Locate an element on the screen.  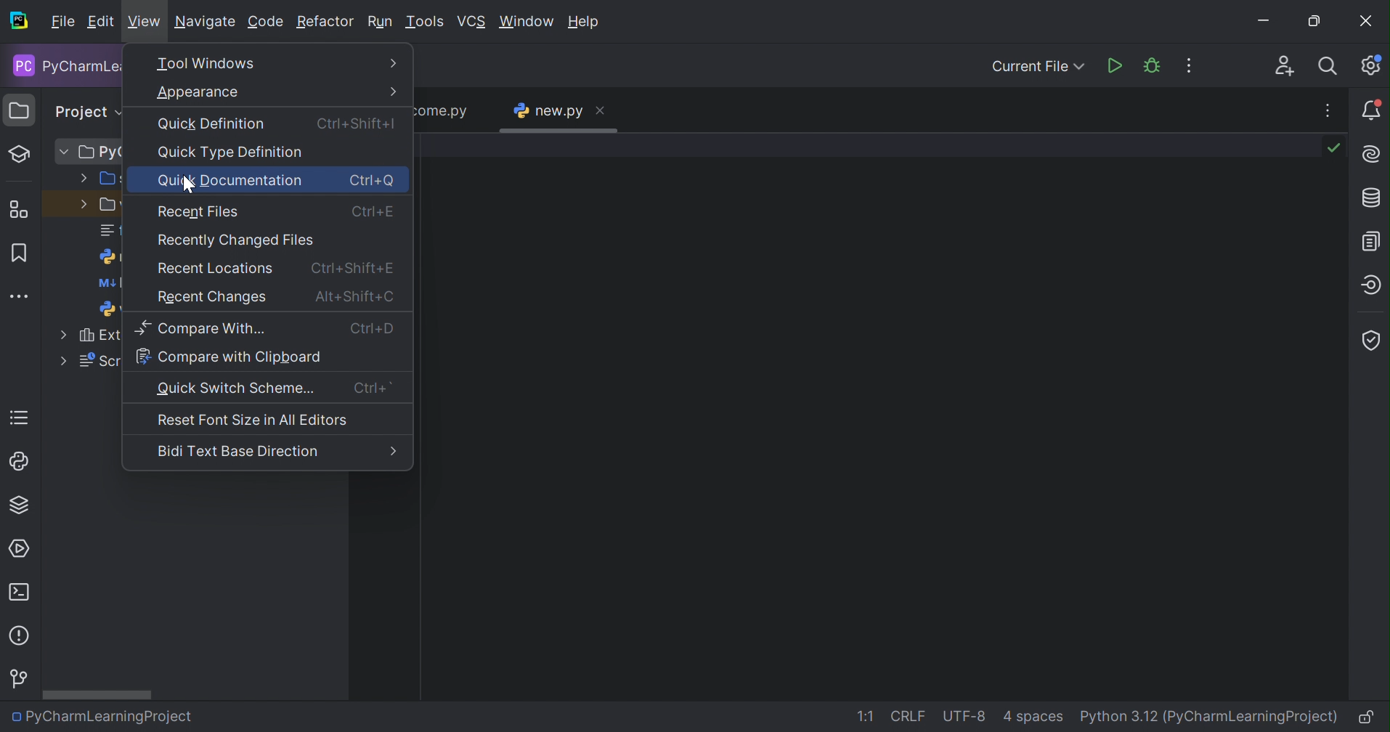
Debug 'new.py' is located at coordinates (1153, 65).